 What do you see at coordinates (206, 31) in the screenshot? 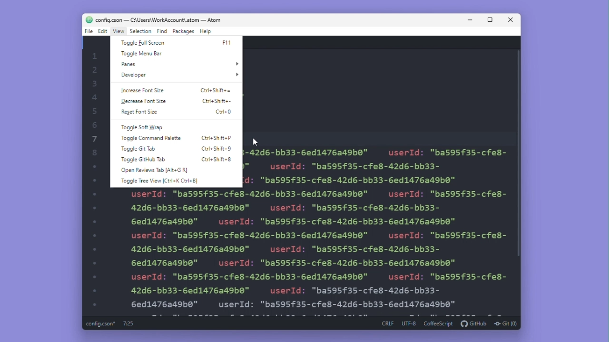
I see `Help` at bounding box center [206, 31].